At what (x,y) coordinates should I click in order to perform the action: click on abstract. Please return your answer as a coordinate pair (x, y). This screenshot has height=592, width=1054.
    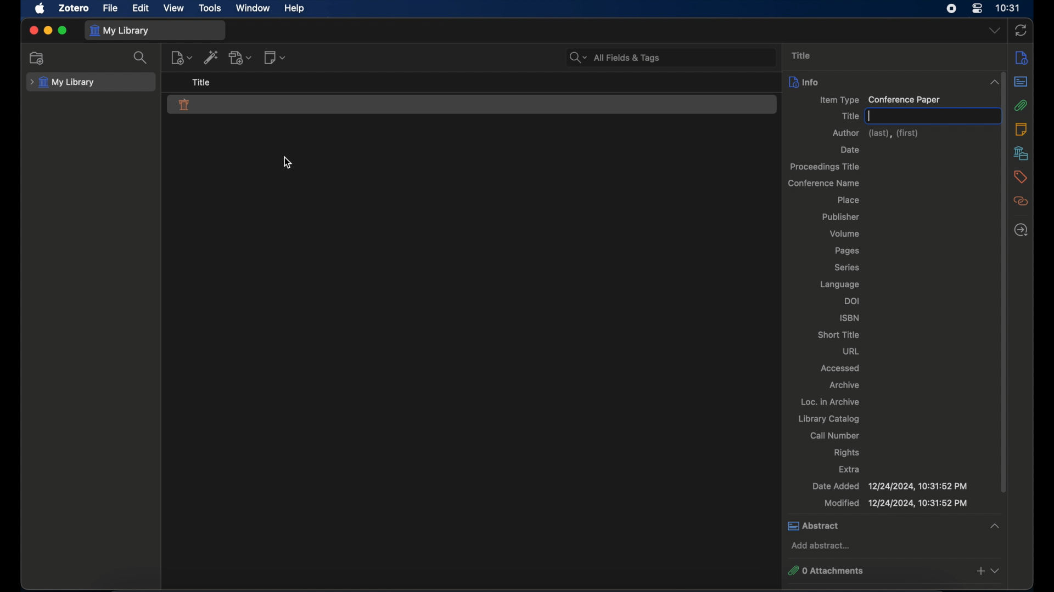
    Looking at the image, I should click on (1021, 82).